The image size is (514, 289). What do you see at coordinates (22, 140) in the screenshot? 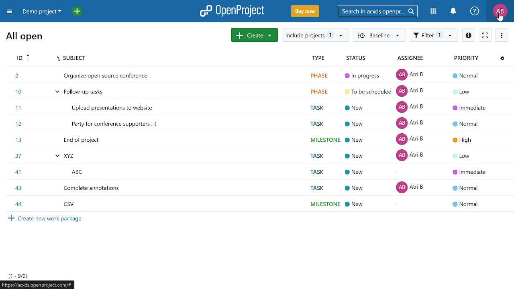
I see `task numbers/ID` at bounding box center [22, 140].